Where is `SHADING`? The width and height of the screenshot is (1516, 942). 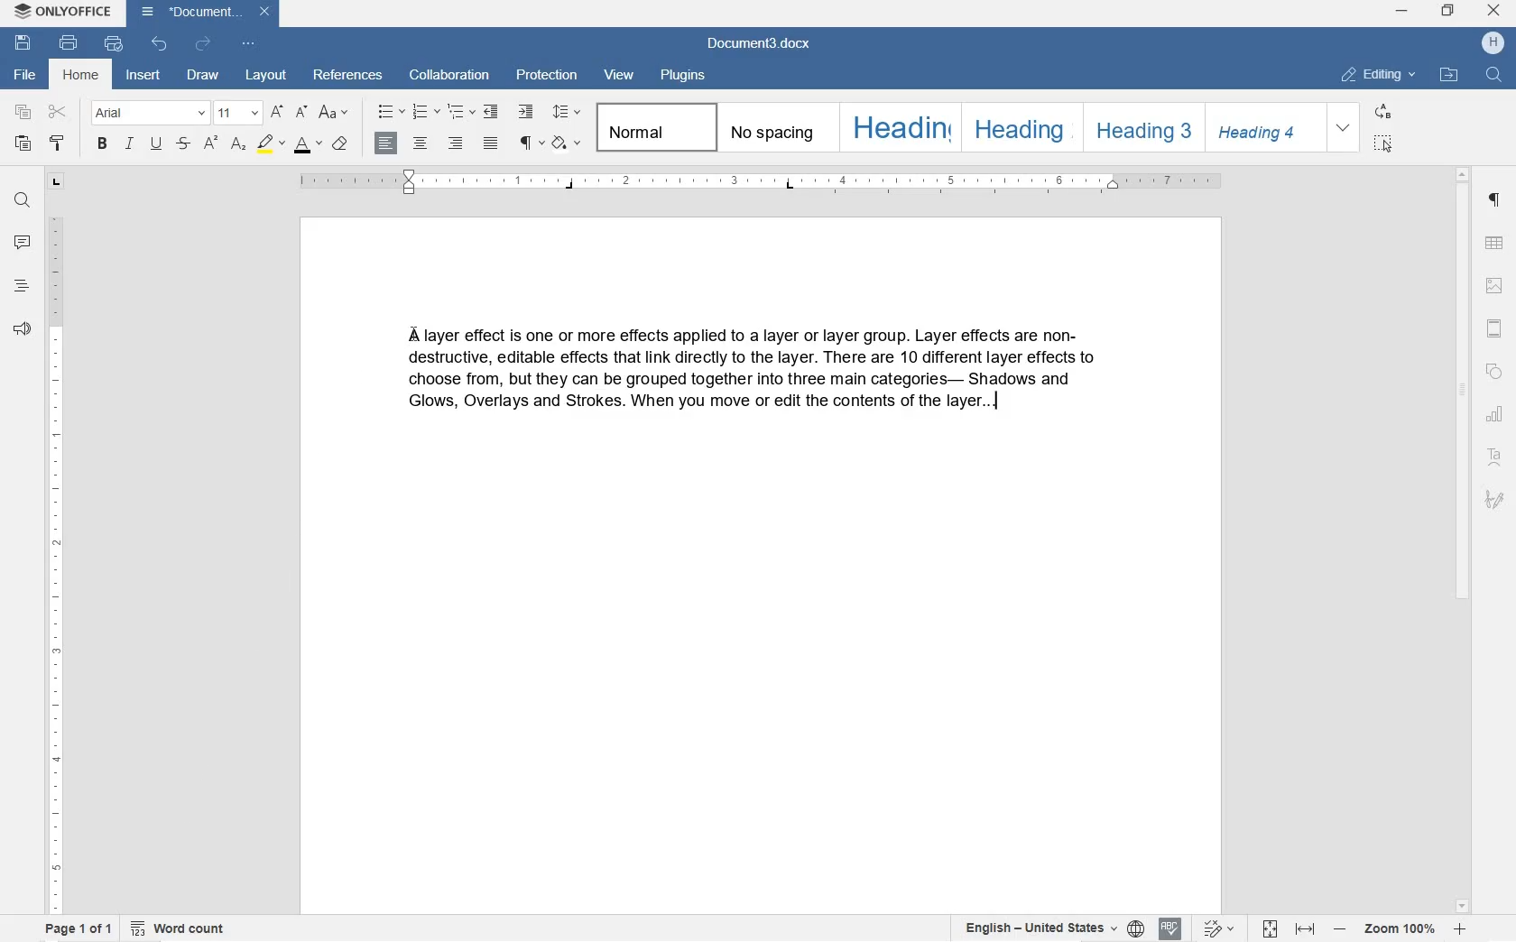
SHADING is located at coordinates (569, 144).